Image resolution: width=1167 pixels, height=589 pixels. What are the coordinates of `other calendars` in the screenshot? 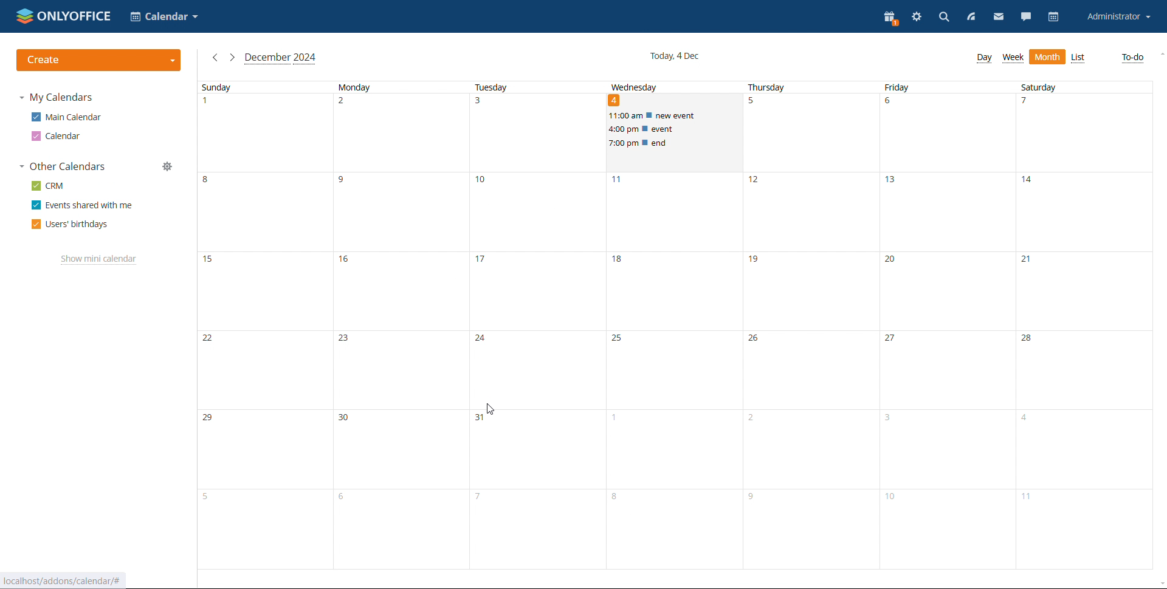 It's located at (65, 166).